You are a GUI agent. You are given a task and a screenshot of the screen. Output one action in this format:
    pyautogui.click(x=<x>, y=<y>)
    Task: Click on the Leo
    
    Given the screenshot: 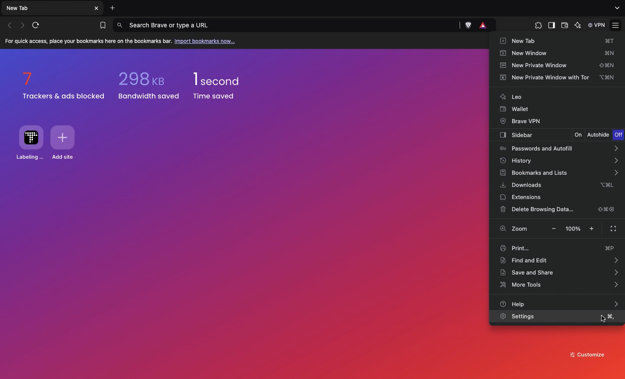 What is the action you would take?
    pyautogui.click(x=511, y=97)
    